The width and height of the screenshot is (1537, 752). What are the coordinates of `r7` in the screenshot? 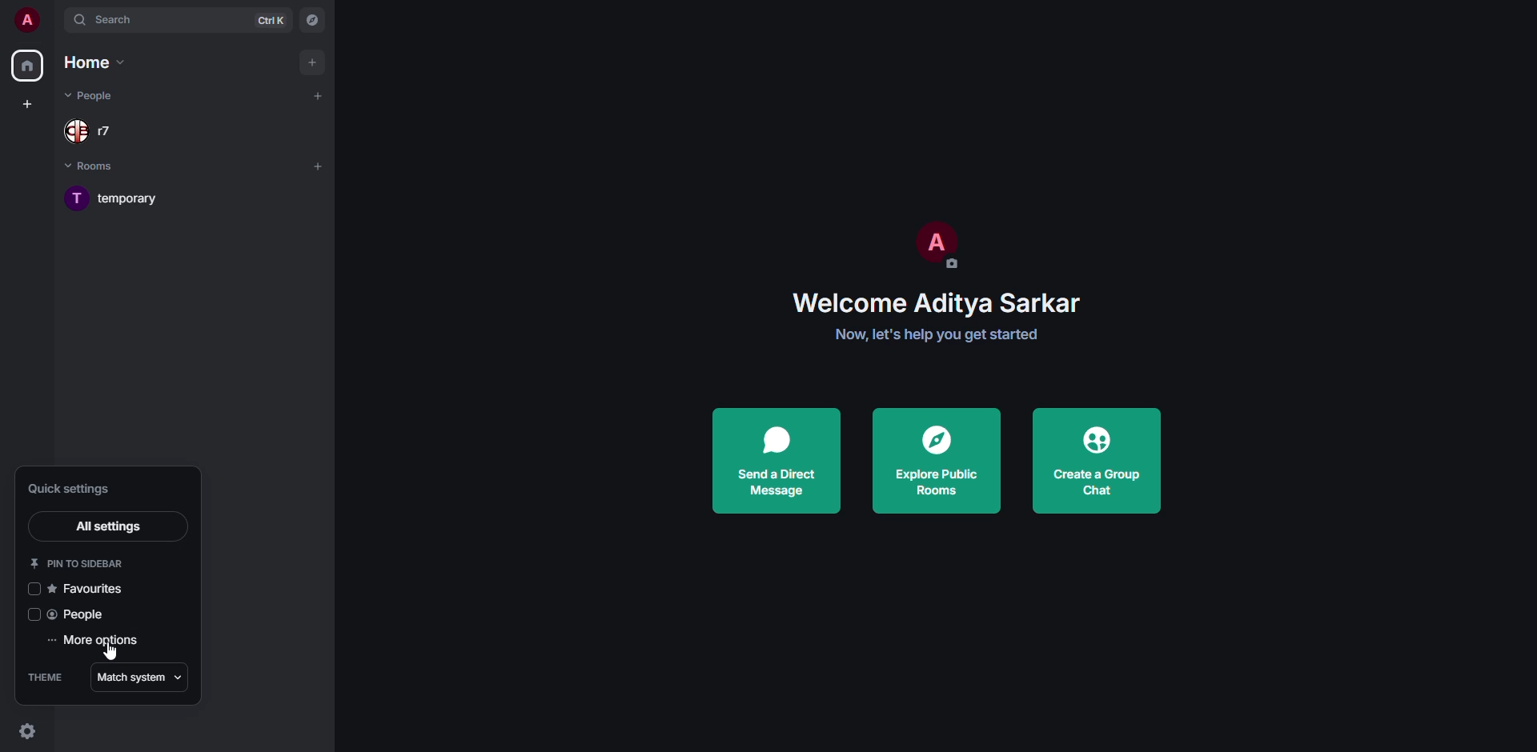 It's located at (93, 131).